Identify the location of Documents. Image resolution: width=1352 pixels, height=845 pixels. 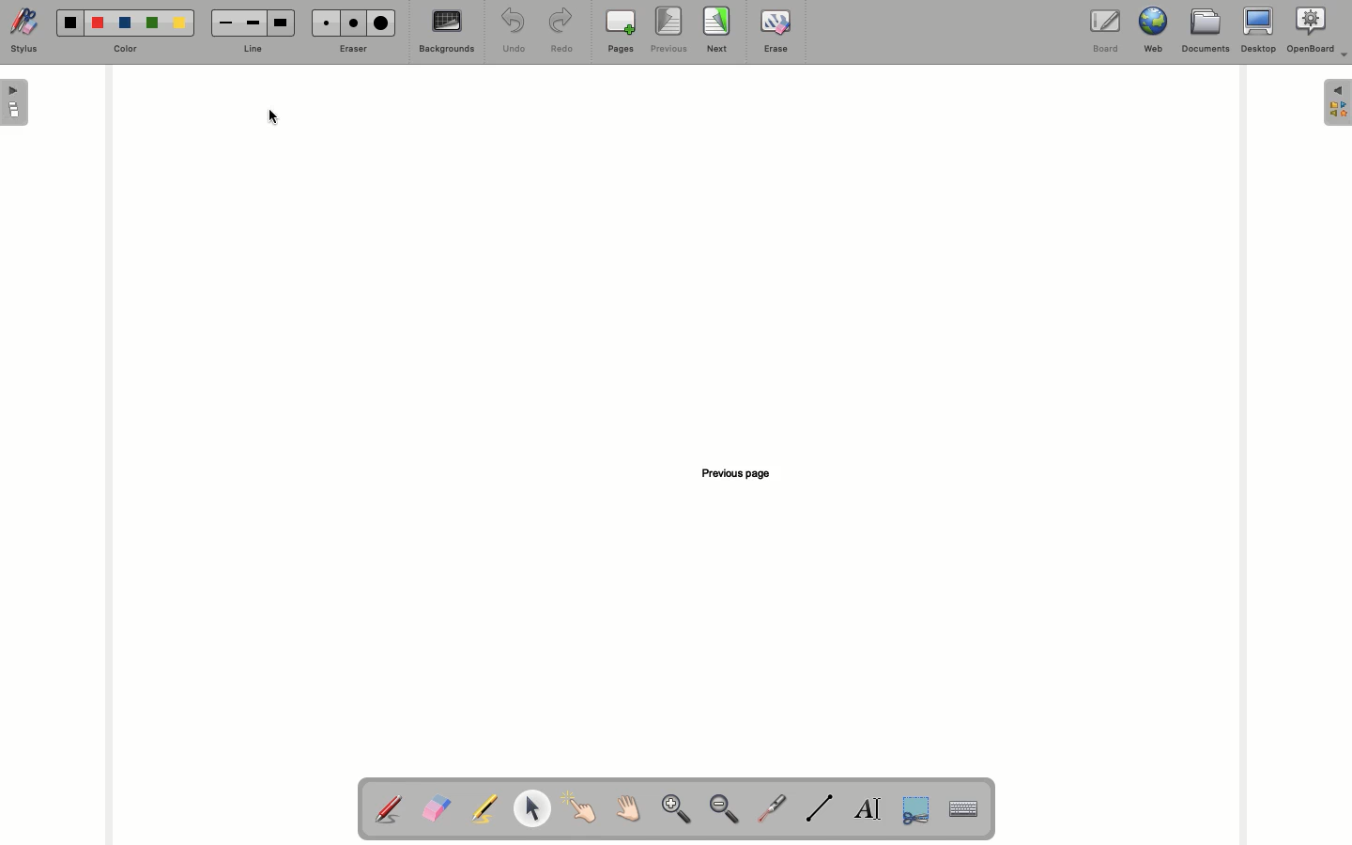
(1204, 31).